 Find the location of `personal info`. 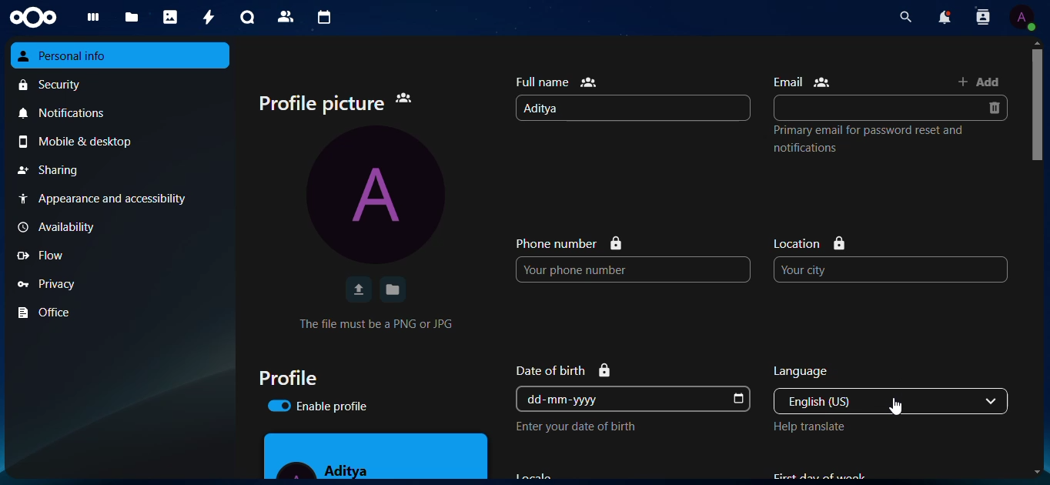

personal info is located at coordinates (75, 56).